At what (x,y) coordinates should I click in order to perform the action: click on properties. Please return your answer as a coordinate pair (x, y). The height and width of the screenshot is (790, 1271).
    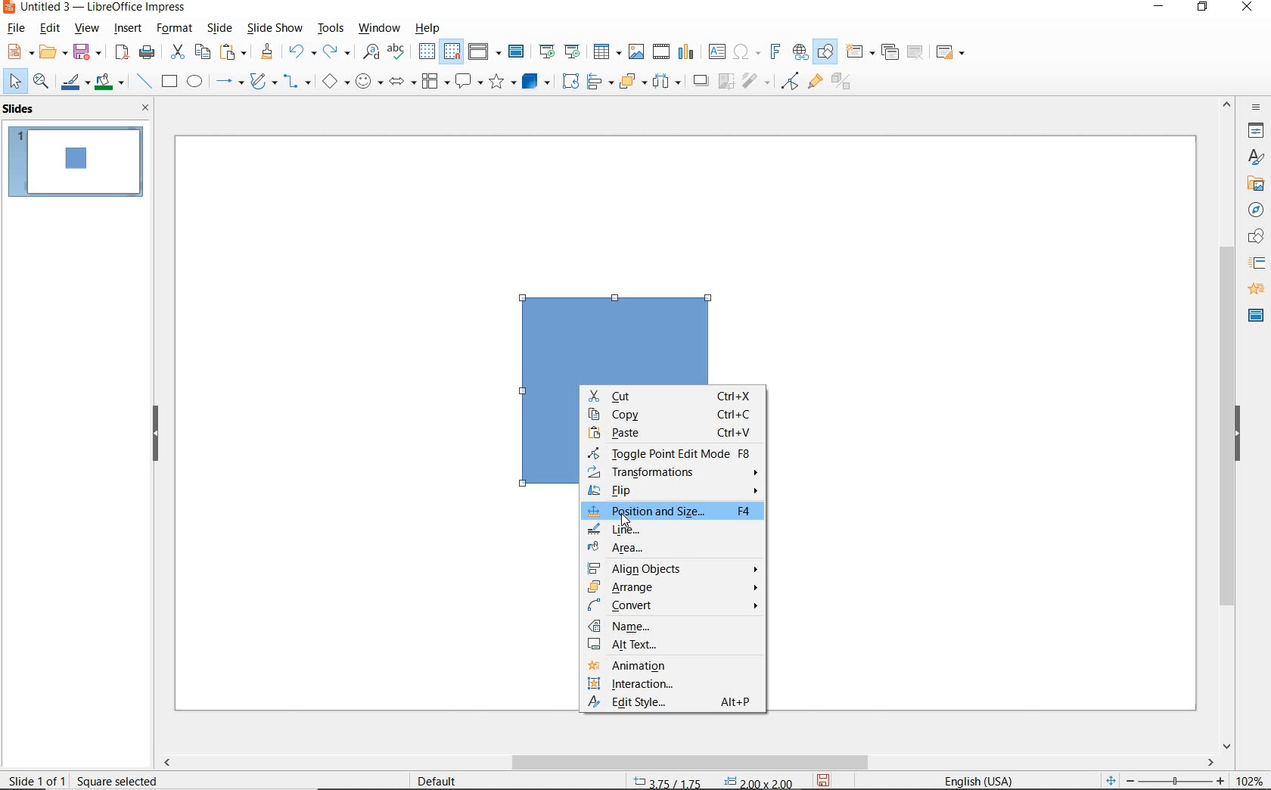
    Looking at the image, I should click on (1254, 132).